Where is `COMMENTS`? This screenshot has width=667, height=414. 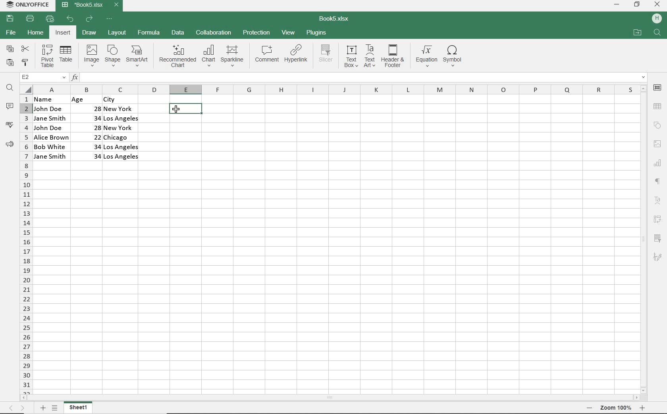 COMMENTS is located at coordinates (10, 107).